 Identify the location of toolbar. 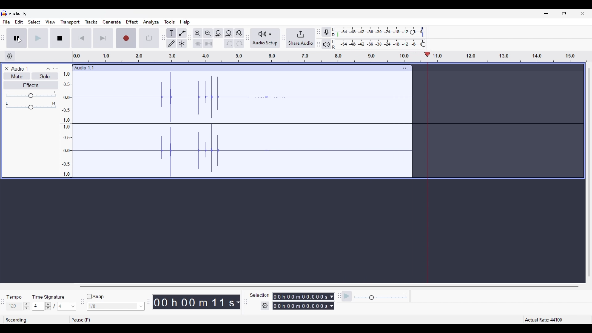
(247, 303).